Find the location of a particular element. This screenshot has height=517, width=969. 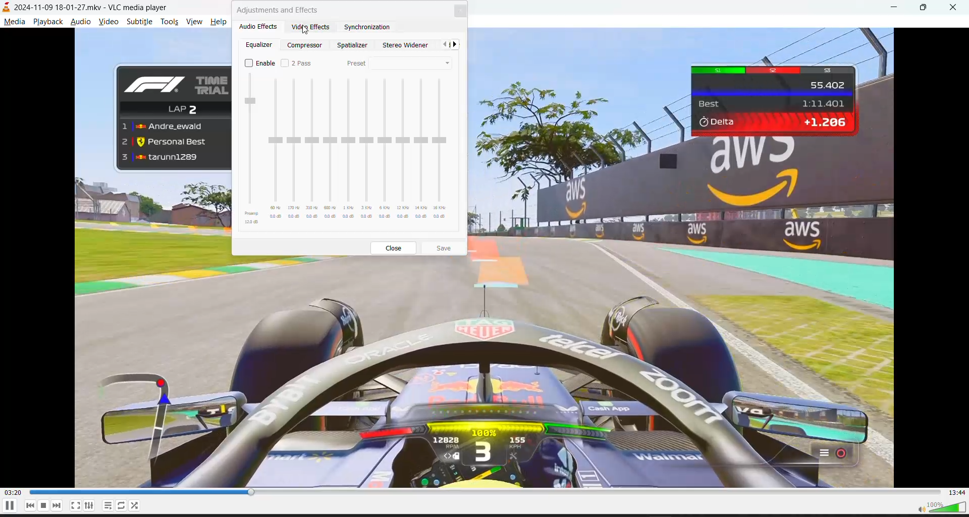

media is located at coordinates (13, 21).